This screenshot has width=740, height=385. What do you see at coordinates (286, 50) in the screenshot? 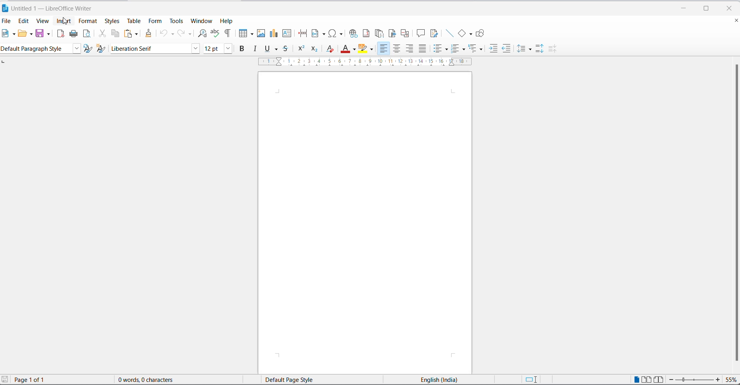
I see `strike through` at bounding box center [286, 50].